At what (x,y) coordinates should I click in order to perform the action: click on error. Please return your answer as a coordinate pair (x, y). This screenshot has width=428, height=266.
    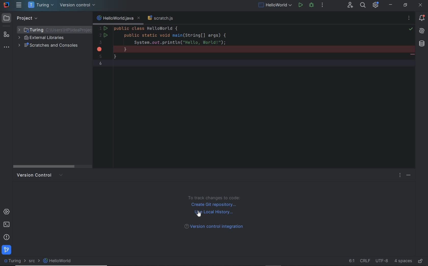
    Looking at the image, I should click on (99, 49).